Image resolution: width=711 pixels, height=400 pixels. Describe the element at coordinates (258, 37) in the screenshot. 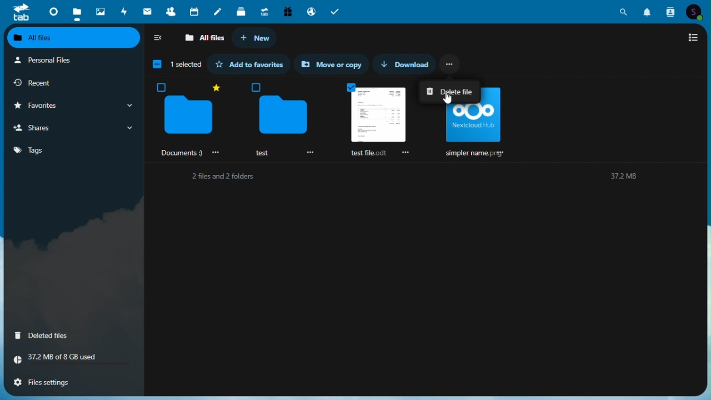

I see `New` at that location.